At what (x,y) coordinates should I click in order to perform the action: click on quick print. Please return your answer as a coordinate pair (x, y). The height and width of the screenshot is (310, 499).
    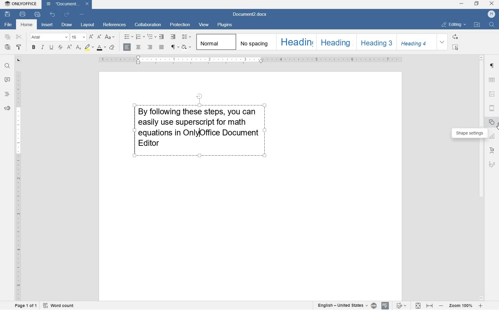
    Looking at the image, I should click on (37, 14).